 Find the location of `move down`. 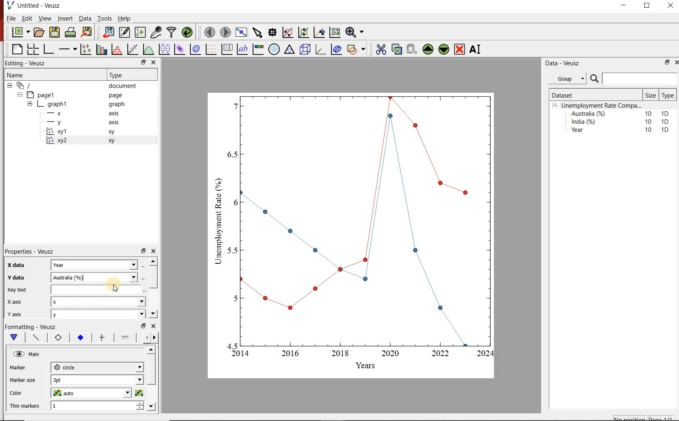

move down is located at coordinates (151, 406).